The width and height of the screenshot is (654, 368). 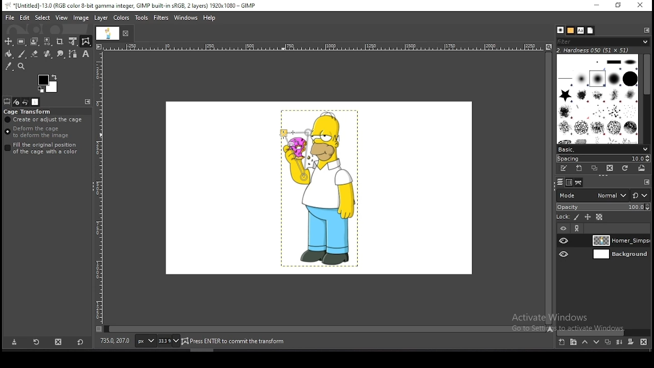 What do you see at coordinates (560, 31) in the screenshot?
I see `brushes` at bounding box center [560, 31].